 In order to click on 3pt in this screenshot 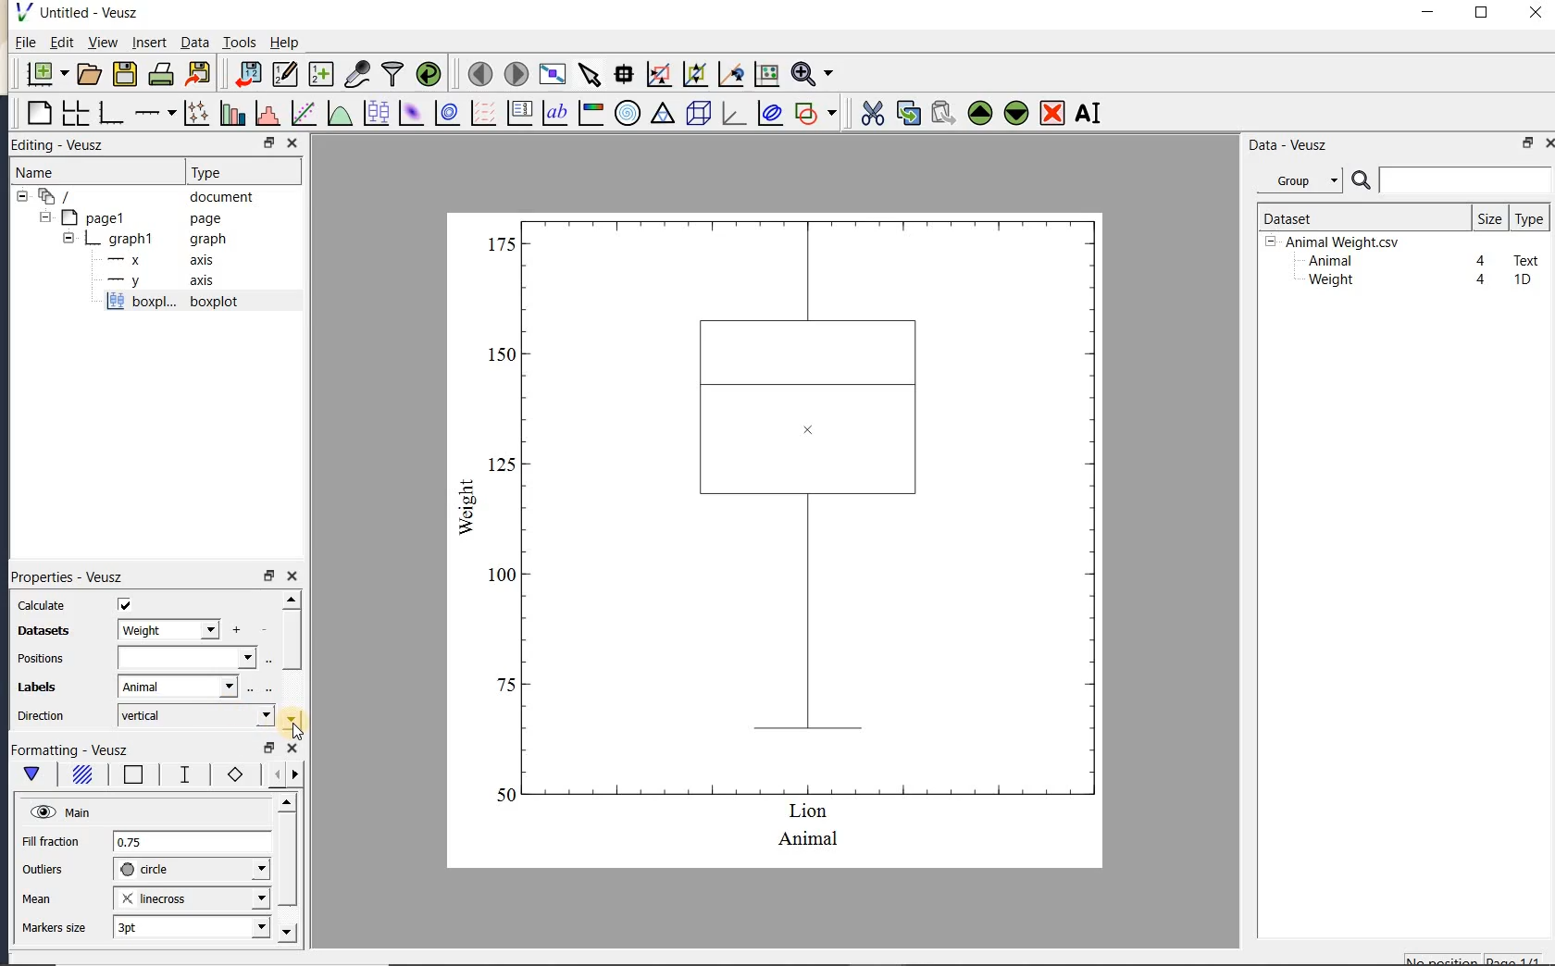, I will do `click(190, 926)`.